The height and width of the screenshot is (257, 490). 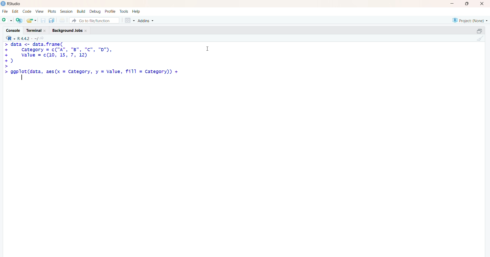 What do you see at coordinates (14, 30) in the screenshot?
I see `Console` at bounding box center [14, 30].